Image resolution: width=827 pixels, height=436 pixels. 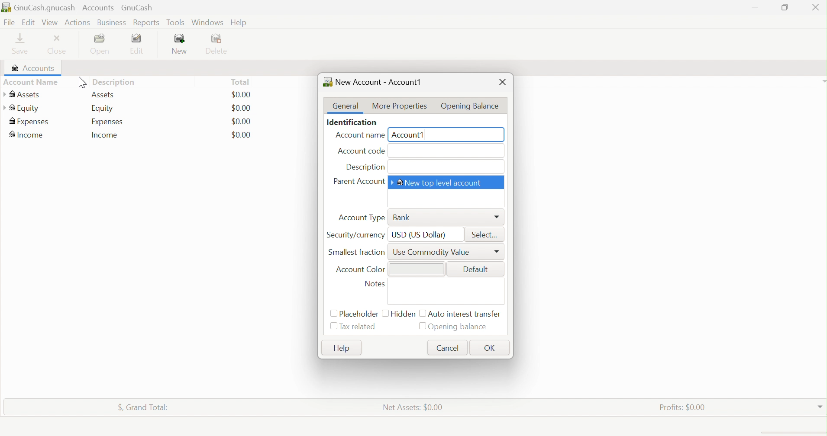 What do you see at coordinates (402, 218) in the screenshot?
I see `Bank` at bounding box center [402, 218].